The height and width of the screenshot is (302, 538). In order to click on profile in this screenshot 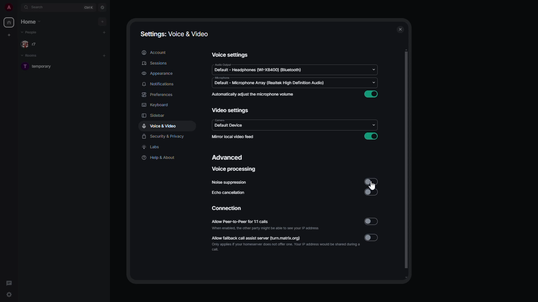, I will do `click(9, 7)`.